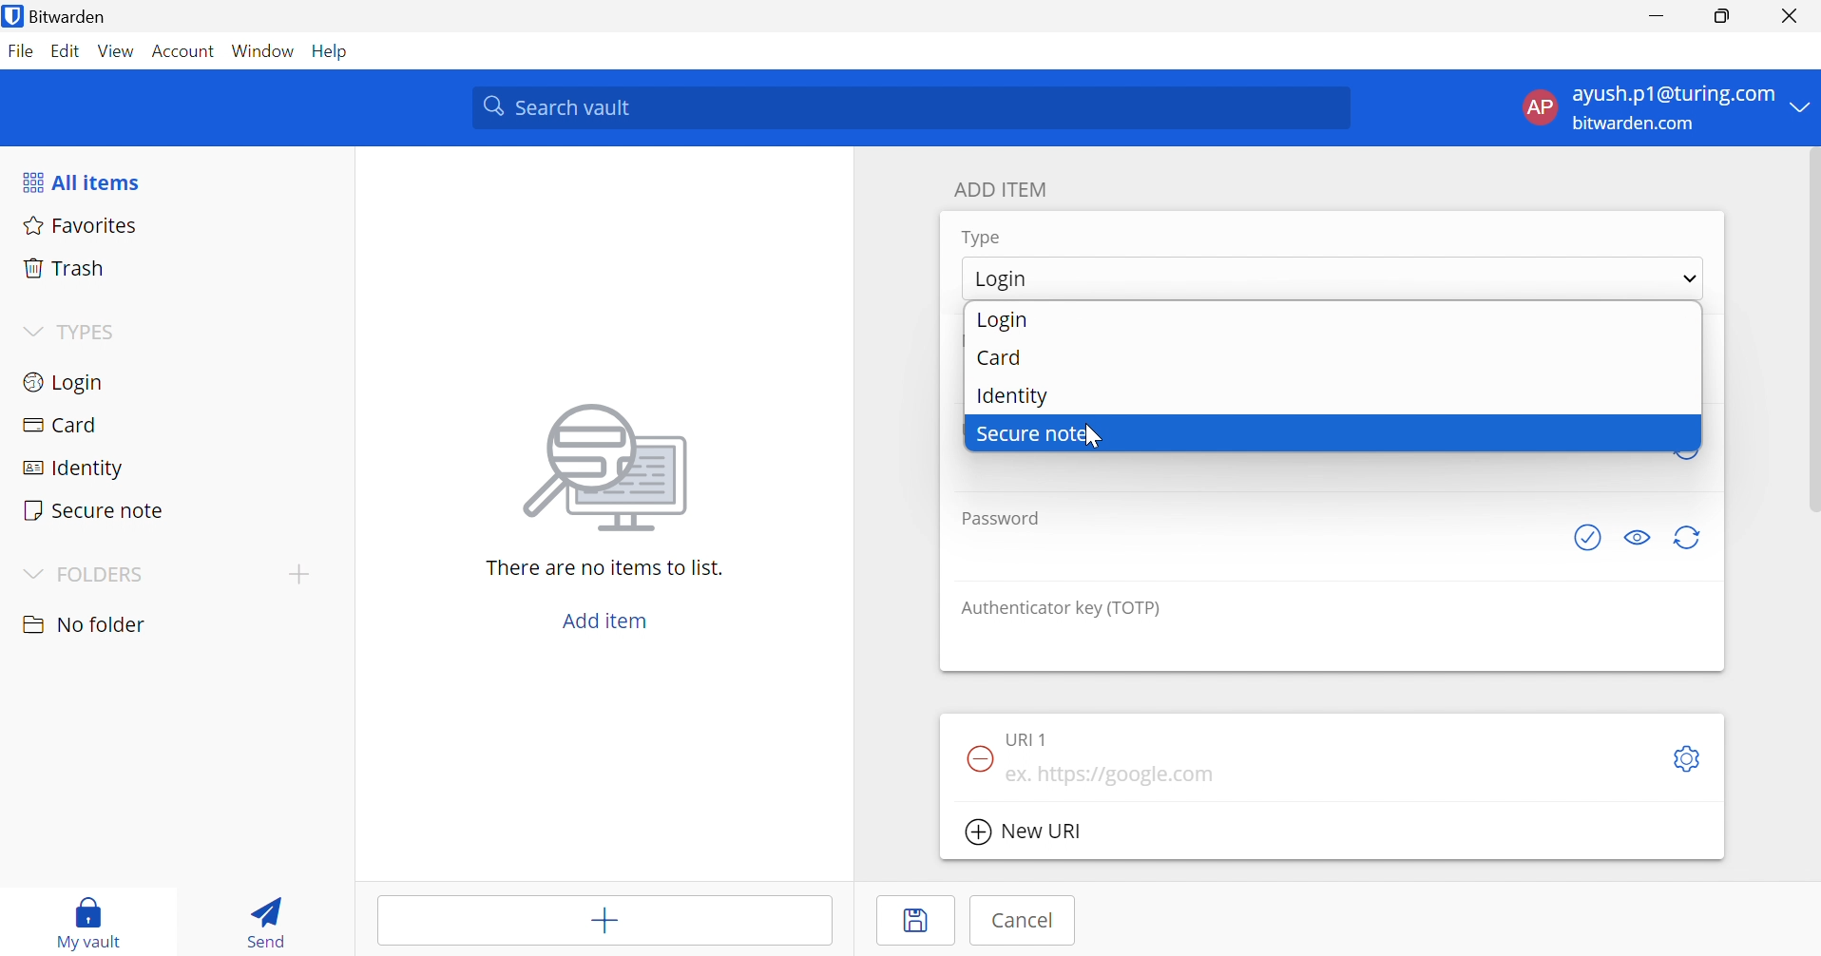 The image size is (1821, 956). I want to click on Toggle Visibility, so click(1638, 540).